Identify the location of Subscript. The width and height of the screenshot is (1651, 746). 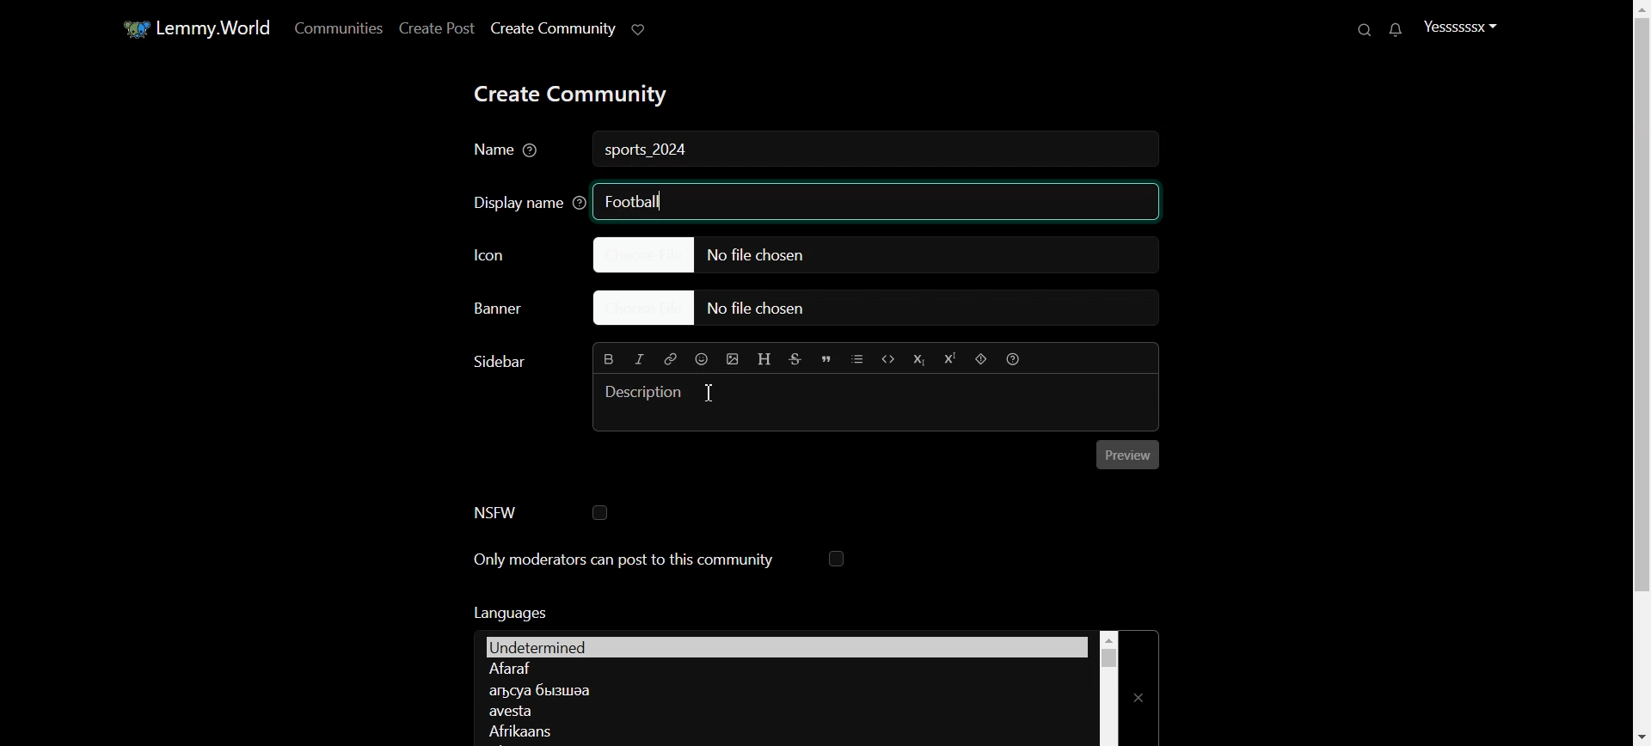
(918, 359).